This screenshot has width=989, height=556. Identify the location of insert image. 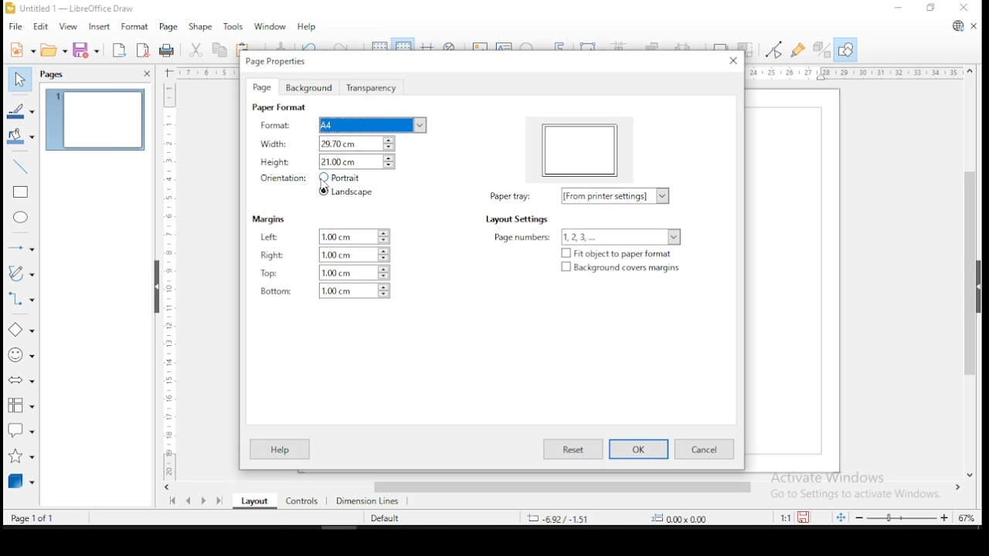
(481, 44).